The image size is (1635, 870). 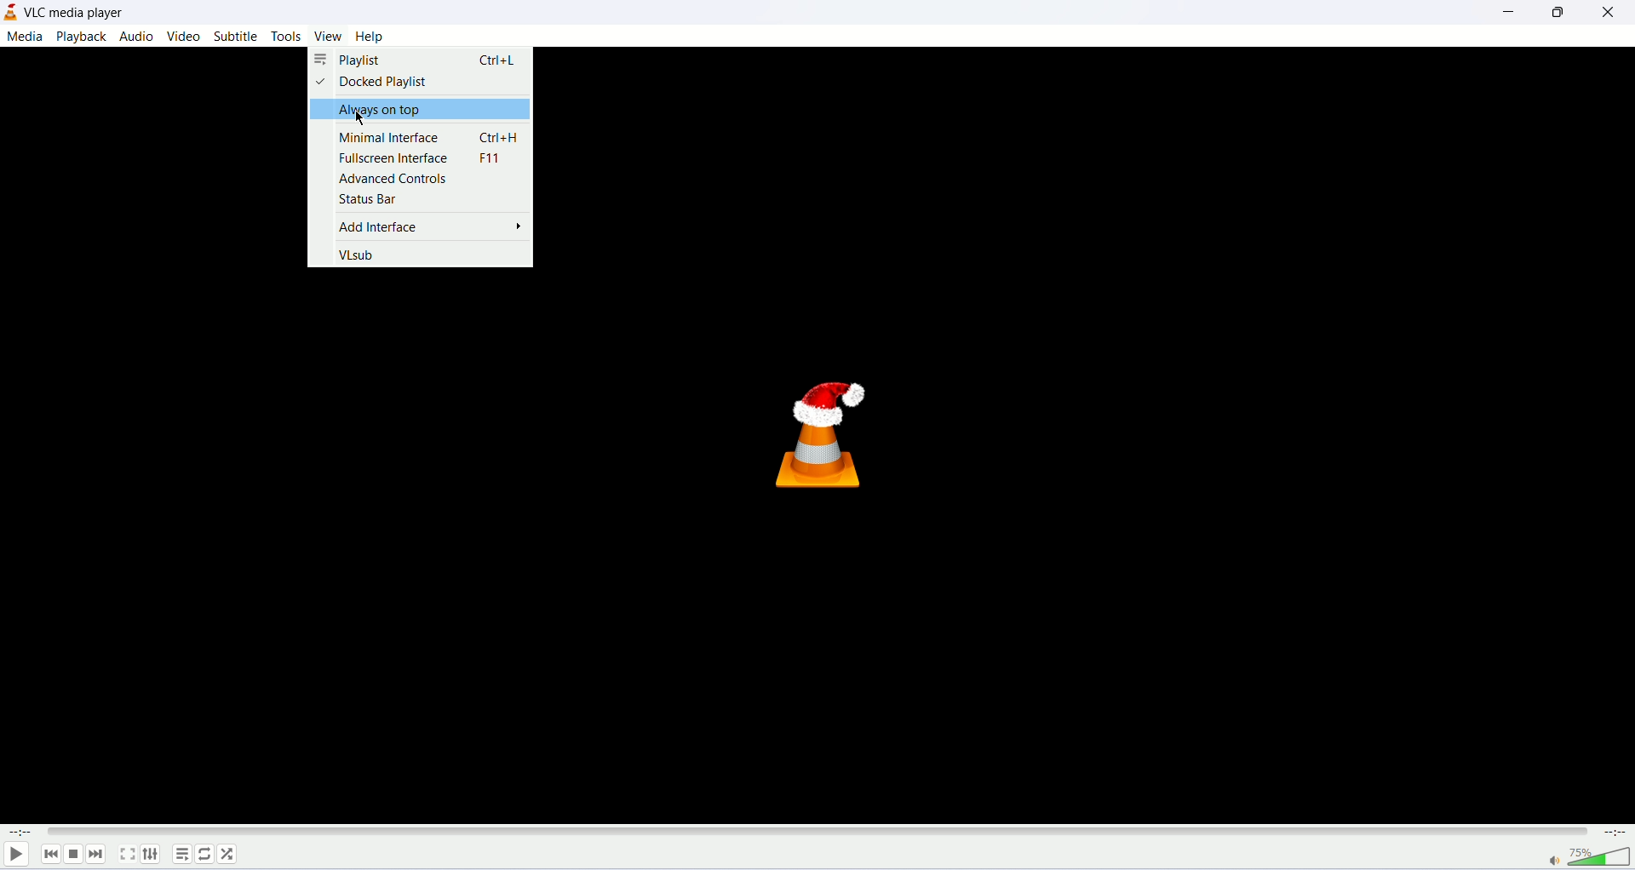 I want to click on audio, so click(x=138, y=35).